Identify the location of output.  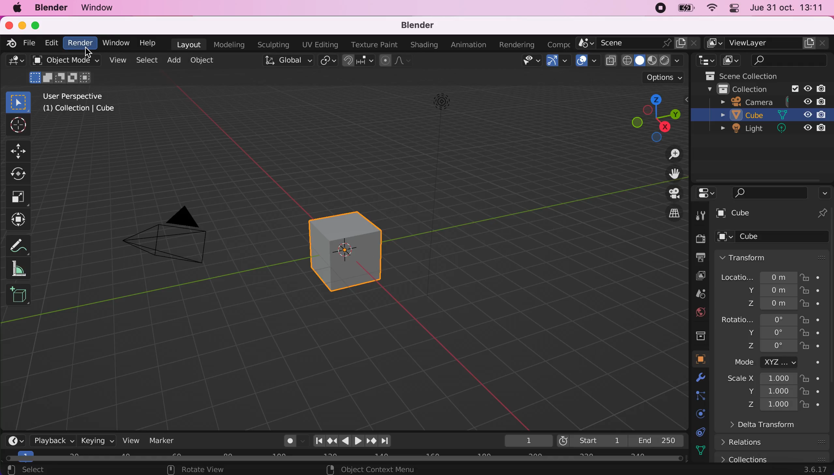
(699, 258).